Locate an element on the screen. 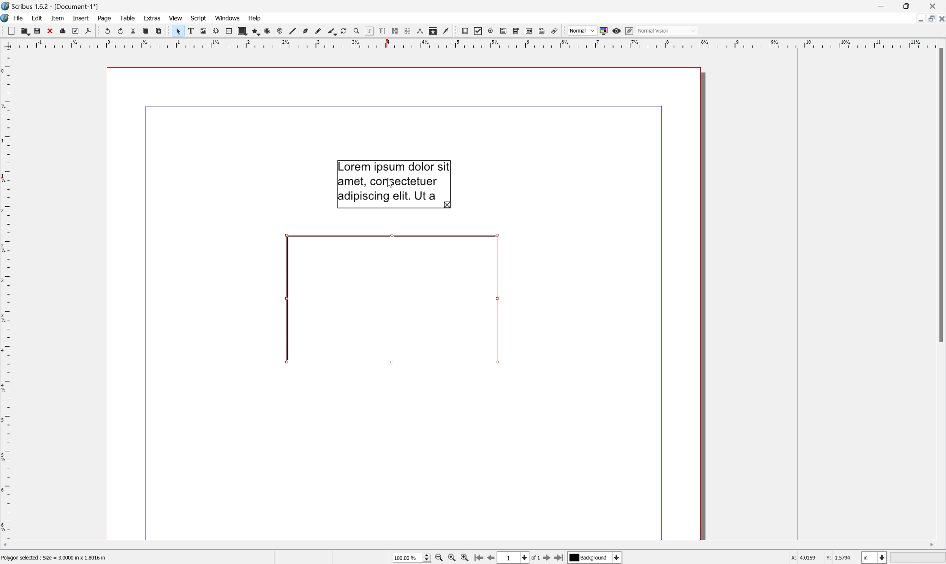 The width and height of the screenshot is (946, 564). Undo is located at coordinates (105, 31).